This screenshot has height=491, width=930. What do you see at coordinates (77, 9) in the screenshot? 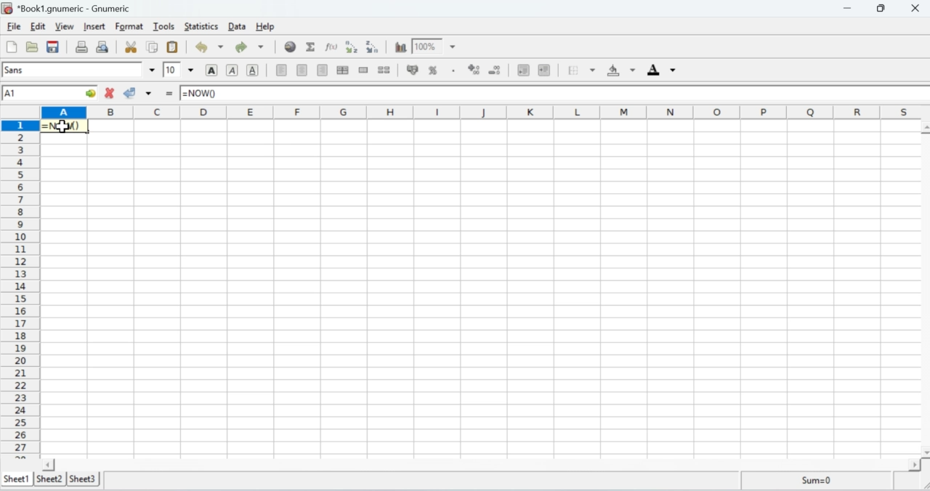
I see `Book1.gnumeric - Gnumeric` at bounding box center [77, 9].